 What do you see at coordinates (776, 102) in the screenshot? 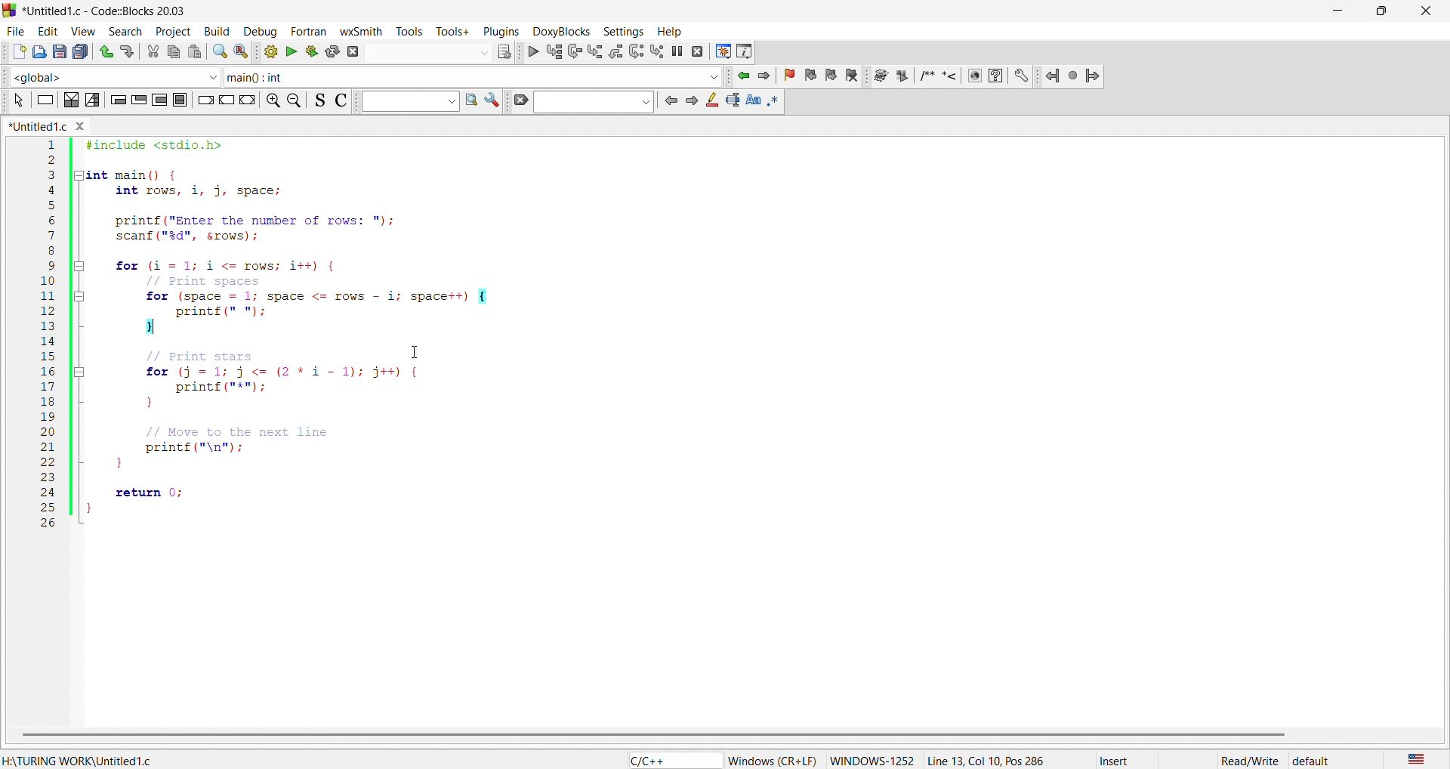
I see `use regex` at bounding box center [776, 102].